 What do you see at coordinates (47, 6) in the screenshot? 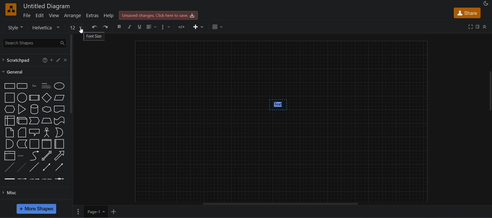
I see `Untitled diagram` at bounding box center [47, 6].